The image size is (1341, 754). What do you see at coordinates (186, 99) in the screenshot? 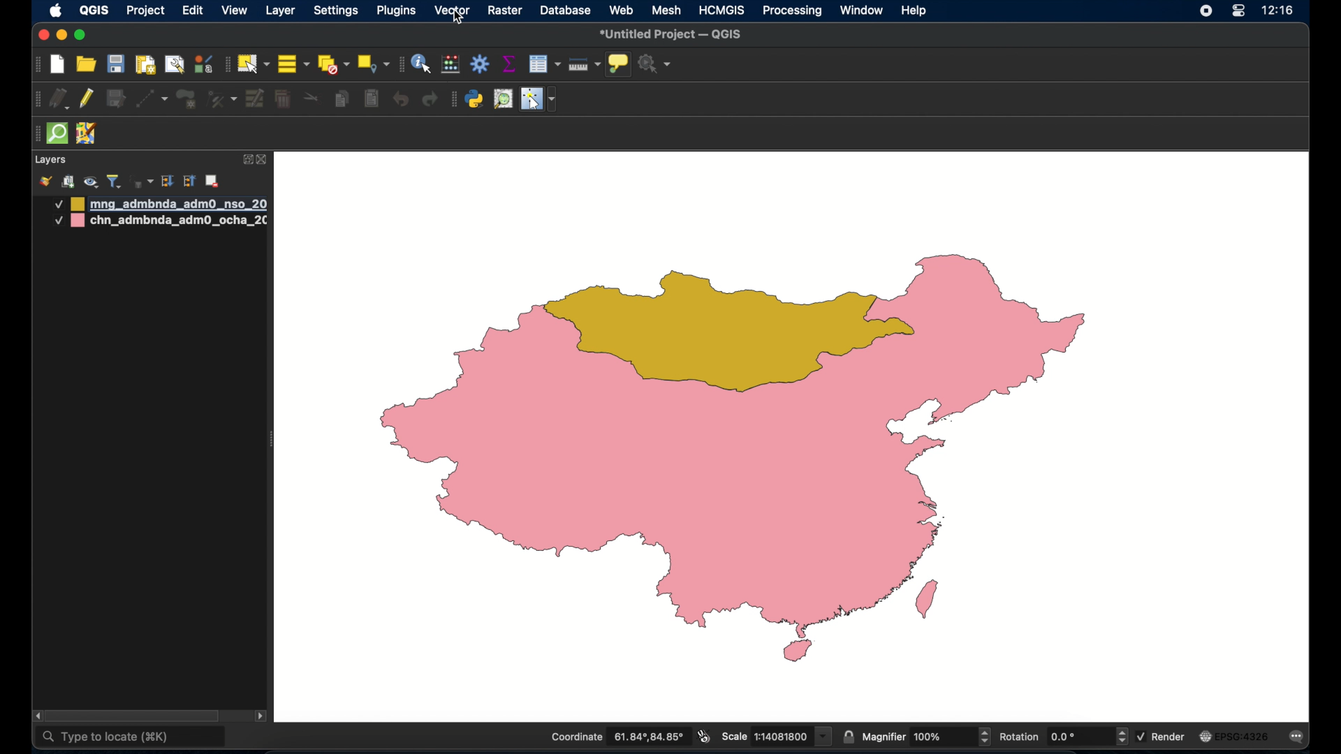
I see `add polygon feature` at bounding box center [186, 99].